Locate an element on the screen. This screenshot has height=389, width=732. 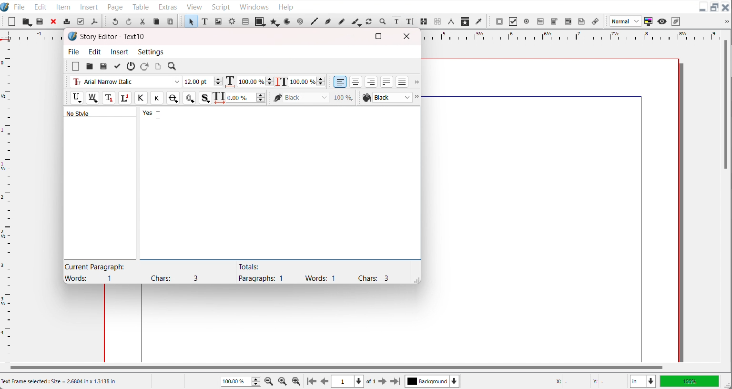
Align text right is located at coordinates (371, 82).